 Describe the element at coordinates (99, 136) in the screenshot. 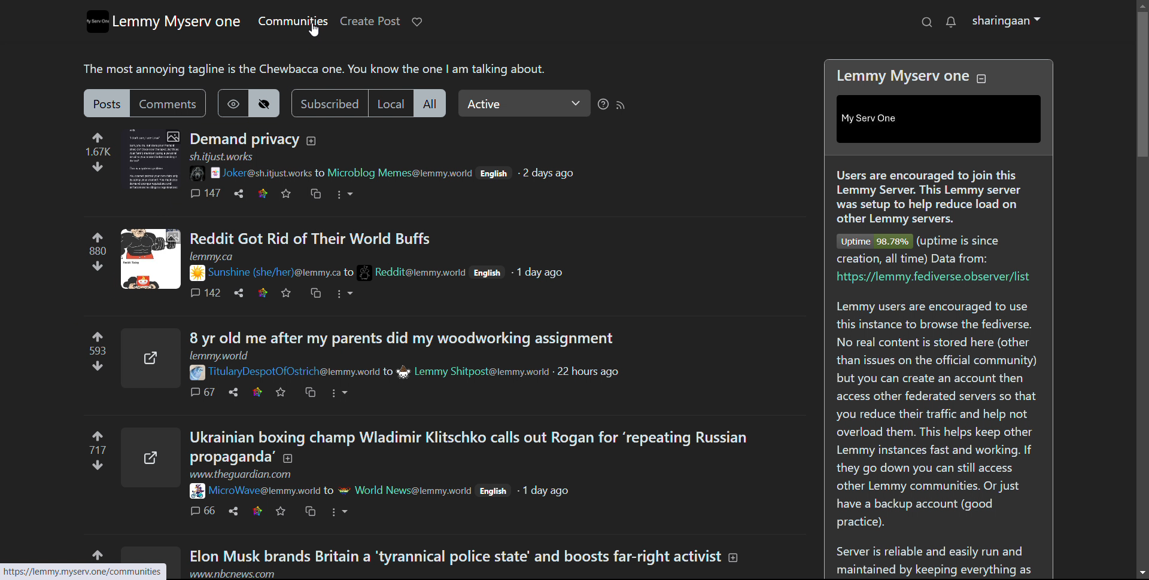

I see `upvote` at that location.